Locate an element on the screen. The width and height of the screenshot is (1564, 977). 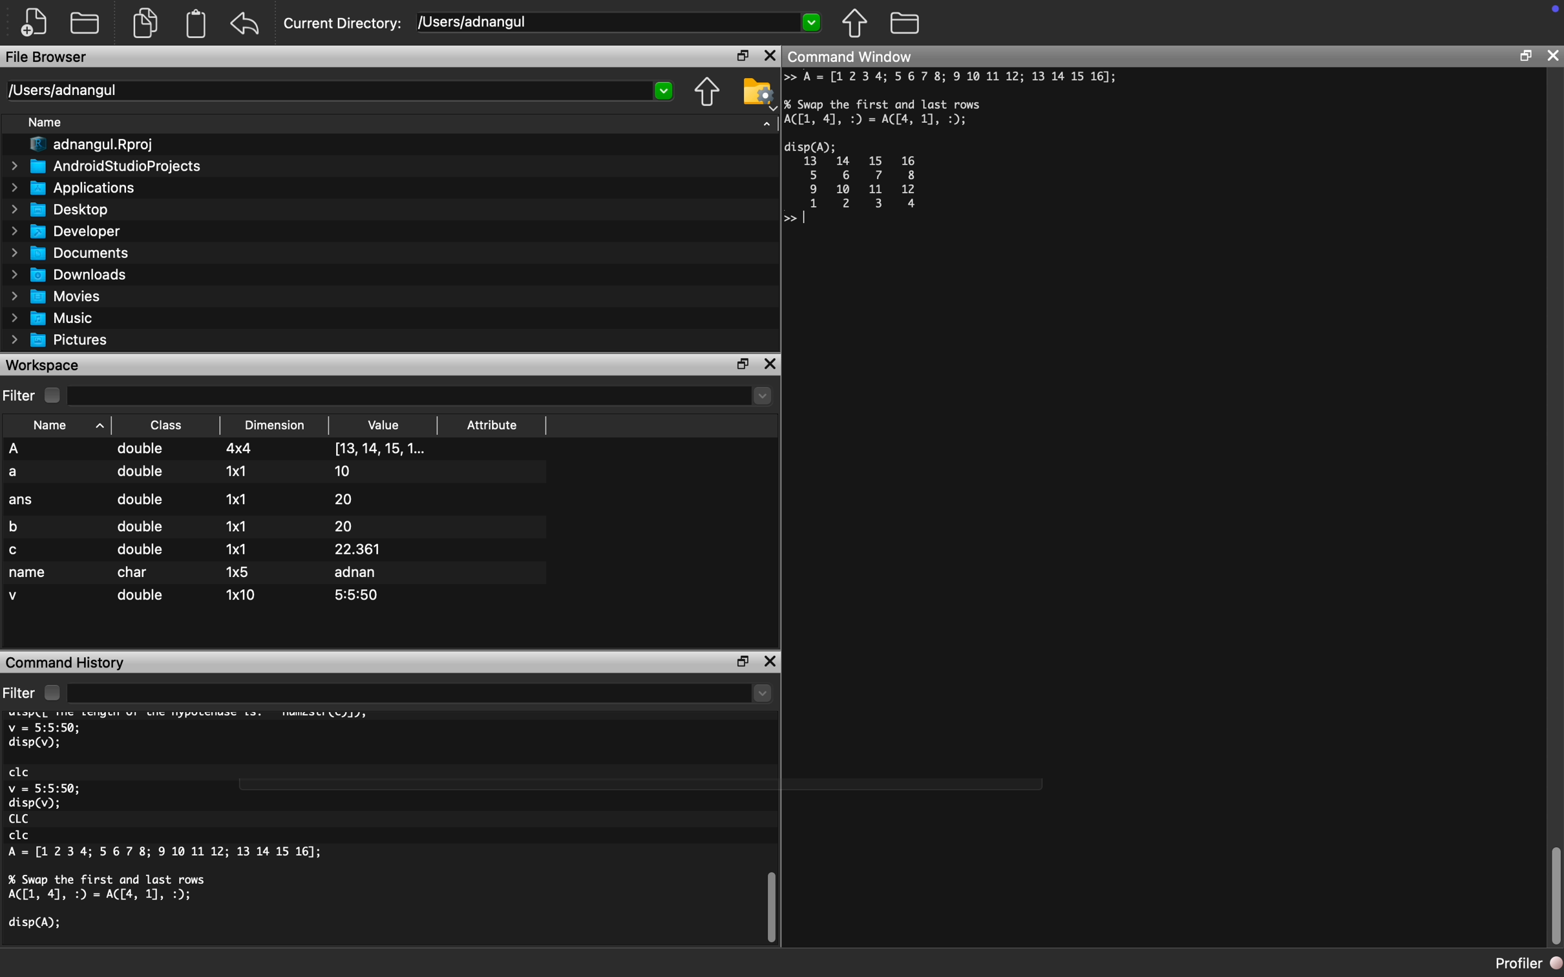
Current Directory: is located at coordinates (344, 21).